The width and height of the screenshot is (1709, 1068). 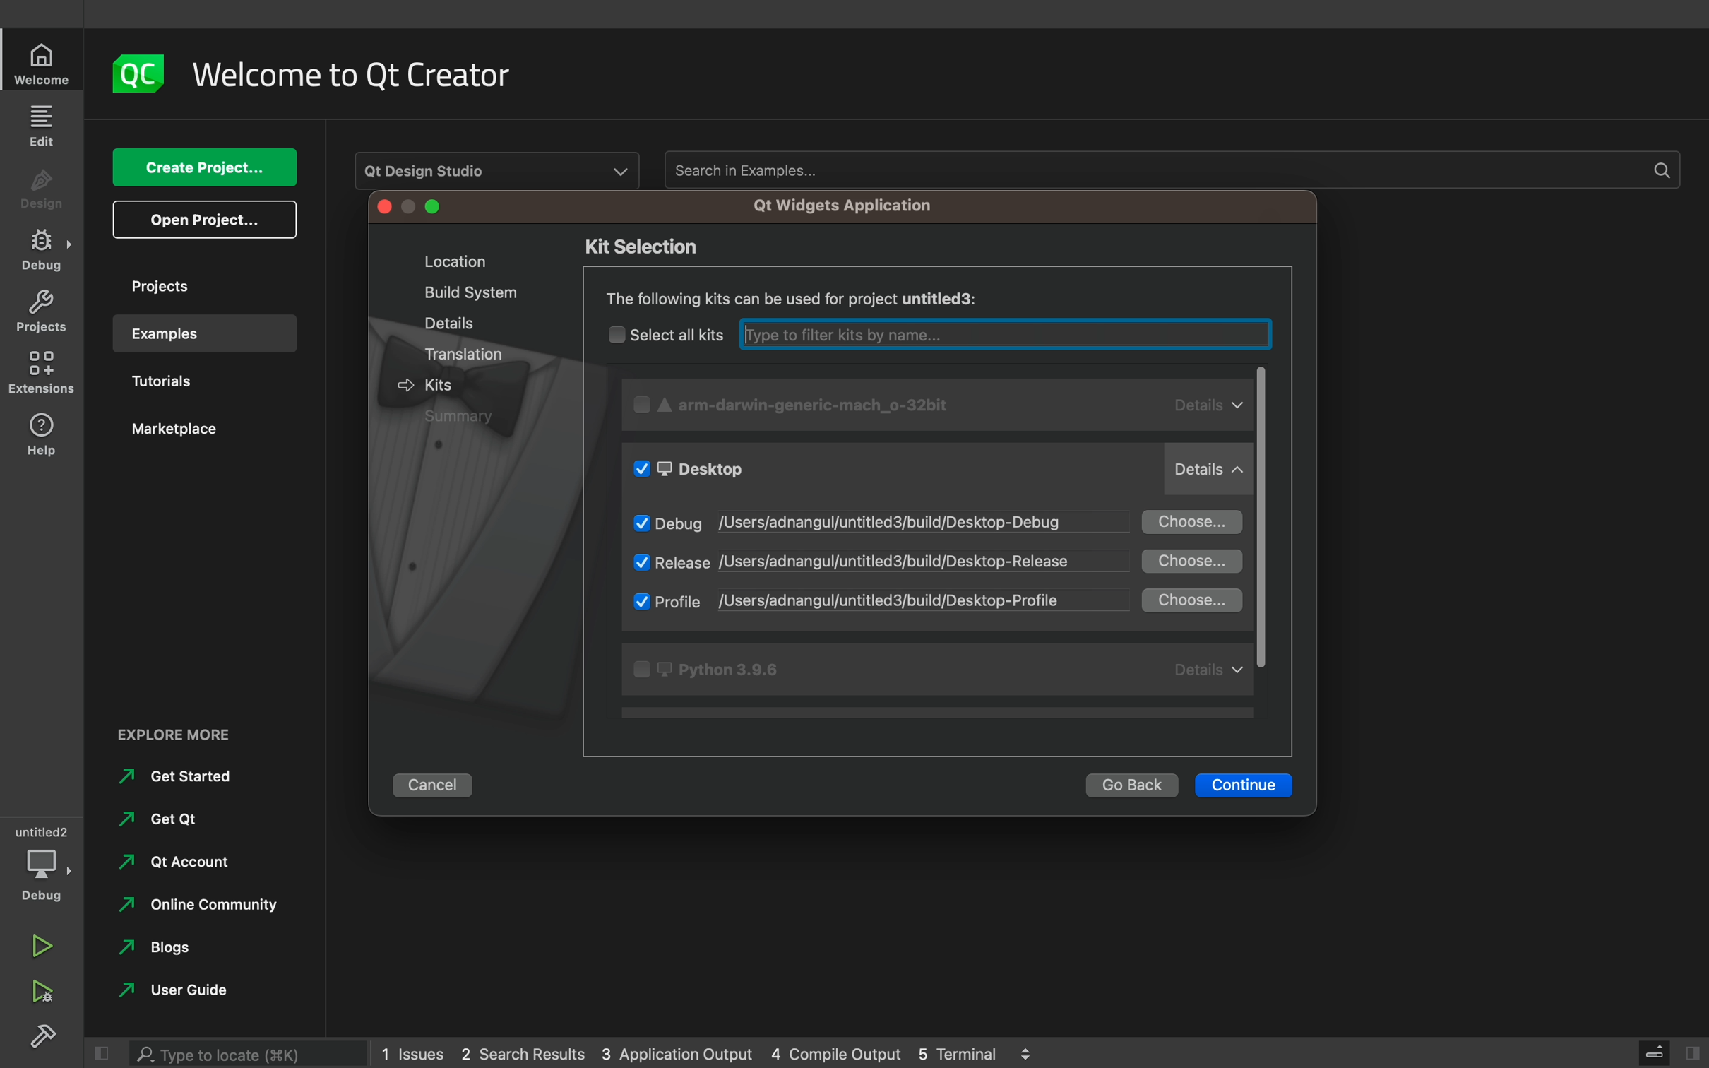 I want to click on , so click(x=107, y=1052).